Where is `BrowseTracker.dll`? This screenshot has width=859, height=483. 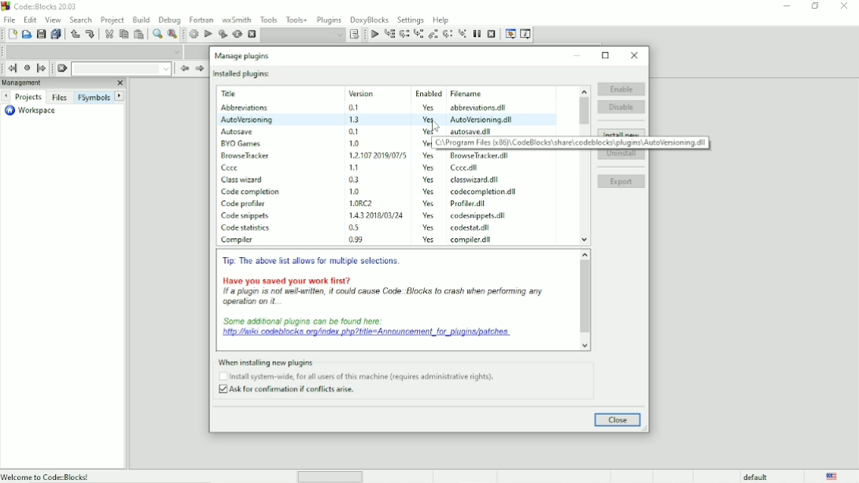
BrowseTracker.dll is located at coordinates (476, 156).